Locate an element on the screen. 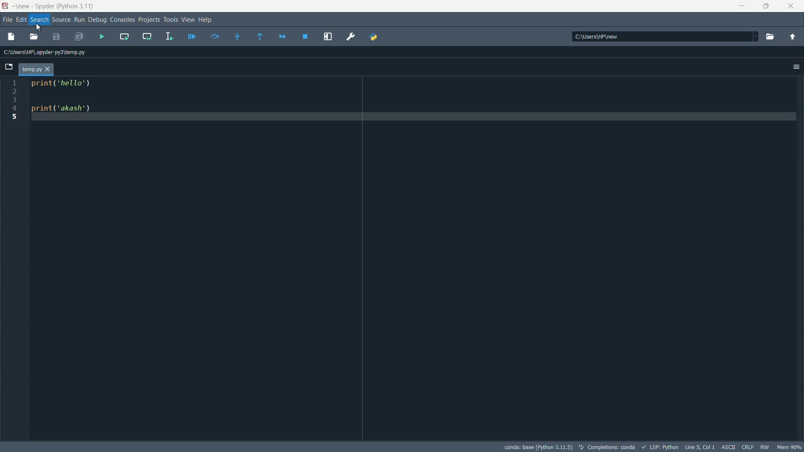 The image size is (804, 452). C:\Users\HP\new is located at coordinates (599, 36).